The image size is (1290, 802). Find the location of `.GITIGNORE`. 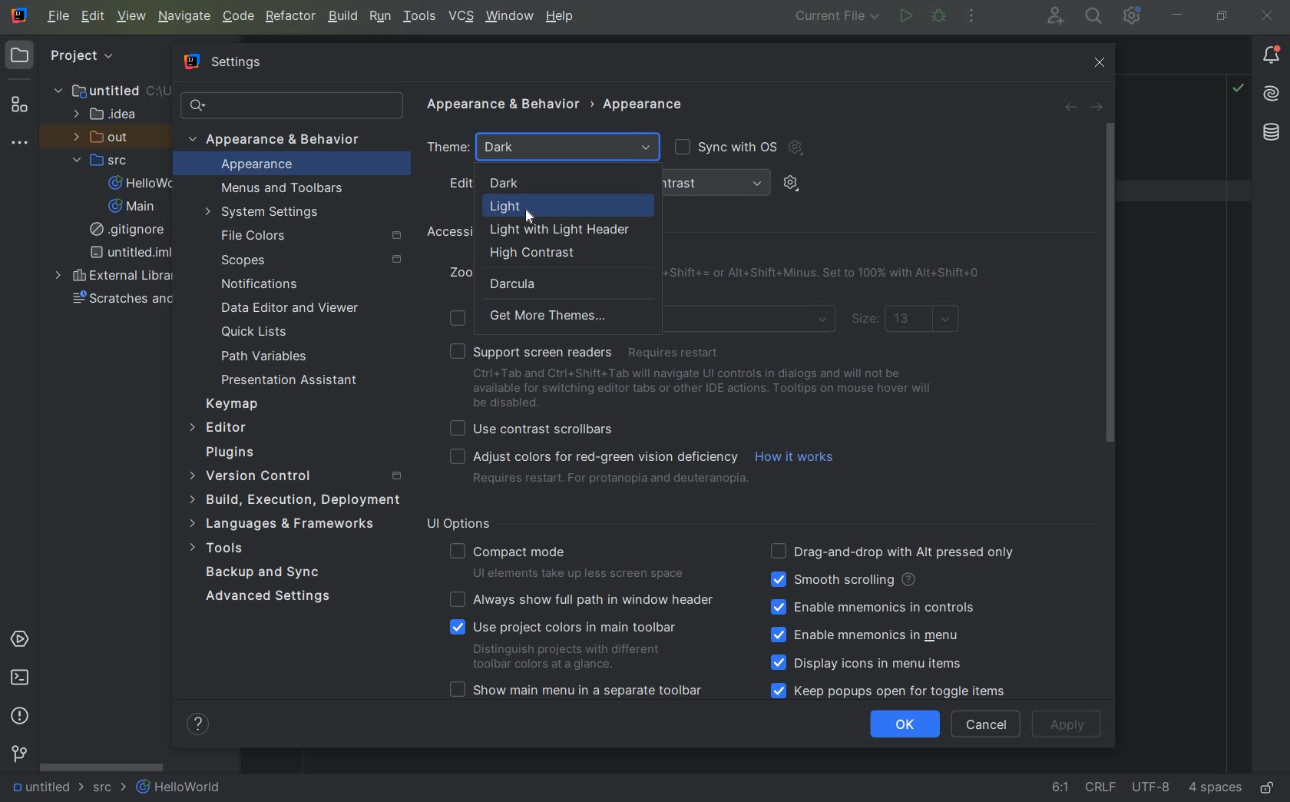

.GITIGNORE is located at coordinates (130, 231).